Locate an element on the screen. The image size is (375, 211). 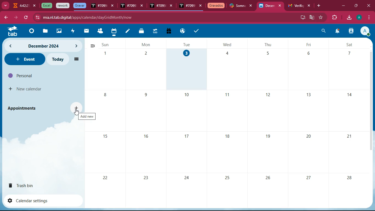
download is located at coordinates (349, 18).